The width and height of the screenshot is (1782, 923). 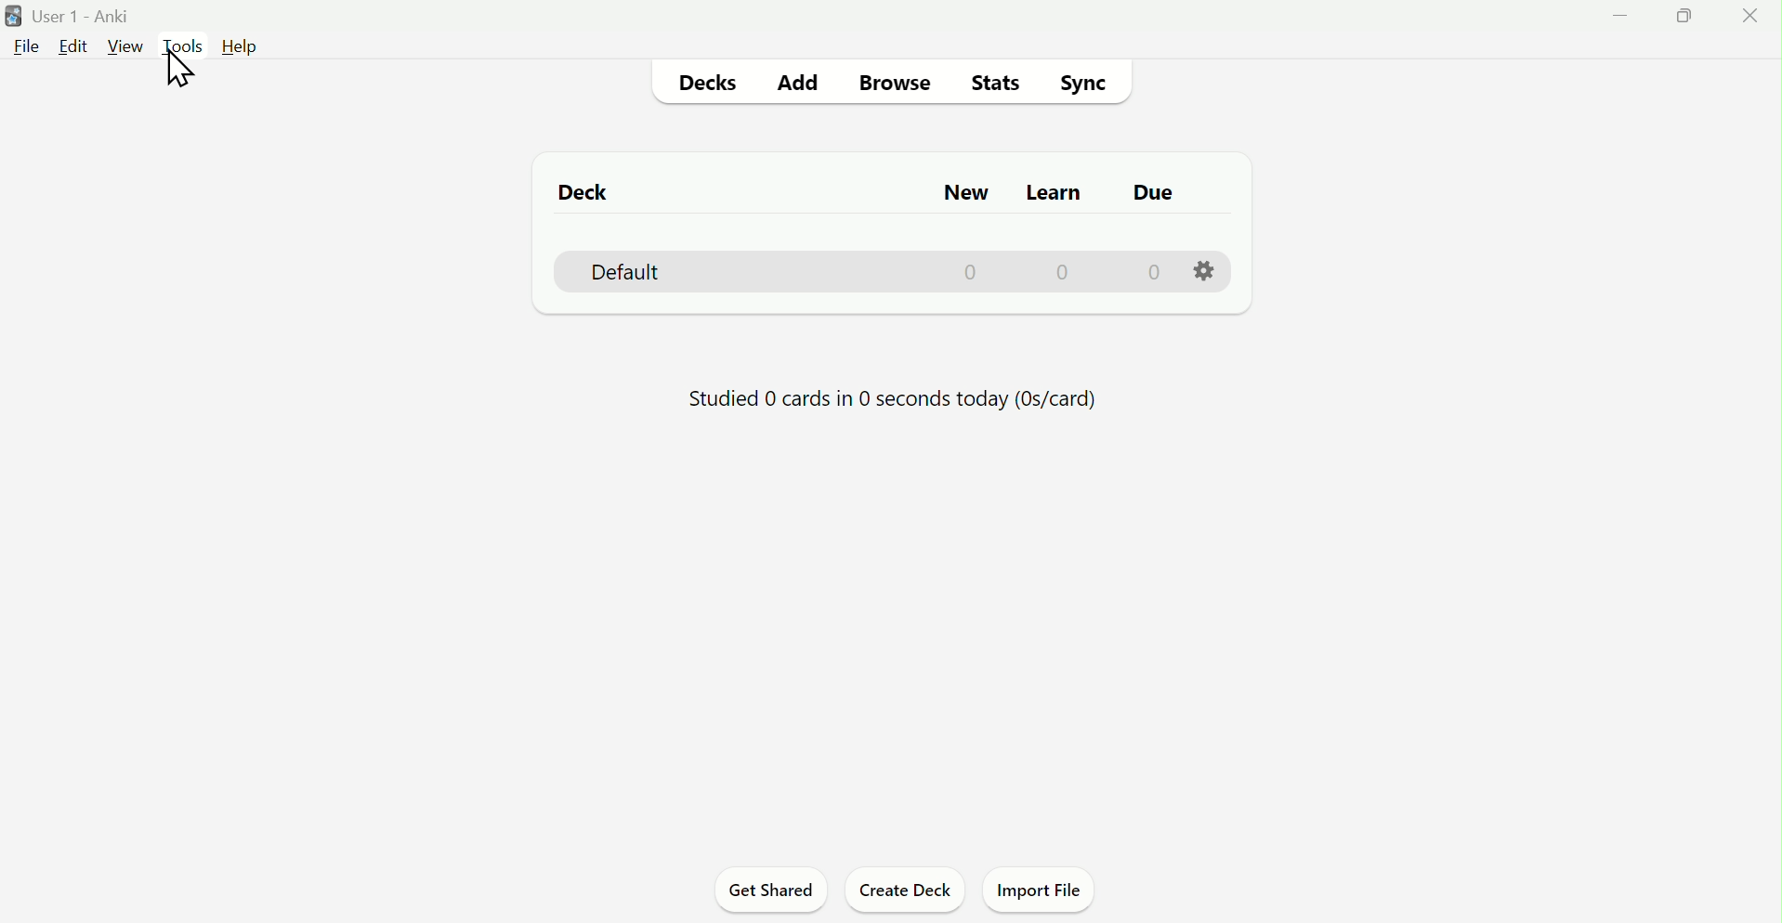 I want to click on Minimise, so click(x=1620, y=15).